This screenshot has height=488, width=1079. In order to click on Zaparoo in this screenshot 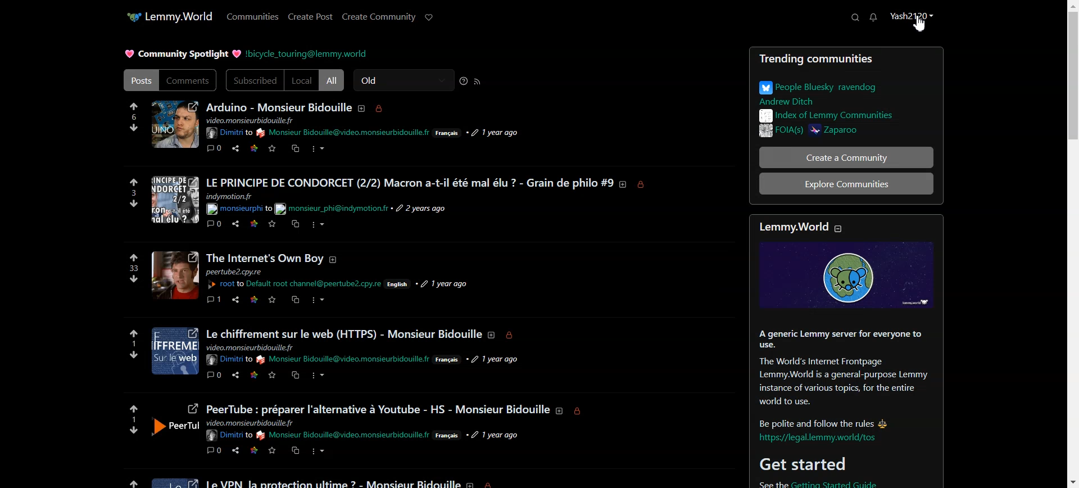, I will do `click(856, 132)`.